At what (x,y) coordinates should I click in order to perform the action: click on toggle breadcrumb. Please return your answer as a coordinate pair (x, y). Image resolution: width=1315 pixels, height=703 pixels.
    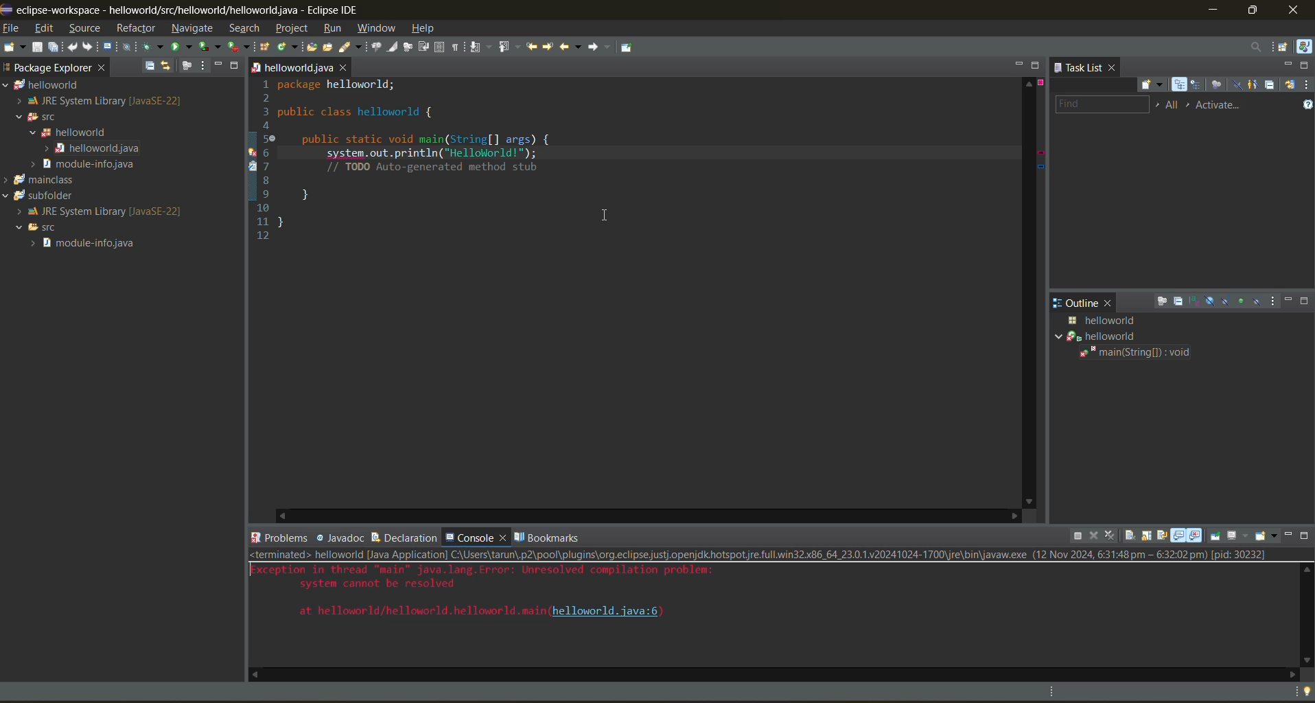
    Looking at the image, I should click on (377, 47).